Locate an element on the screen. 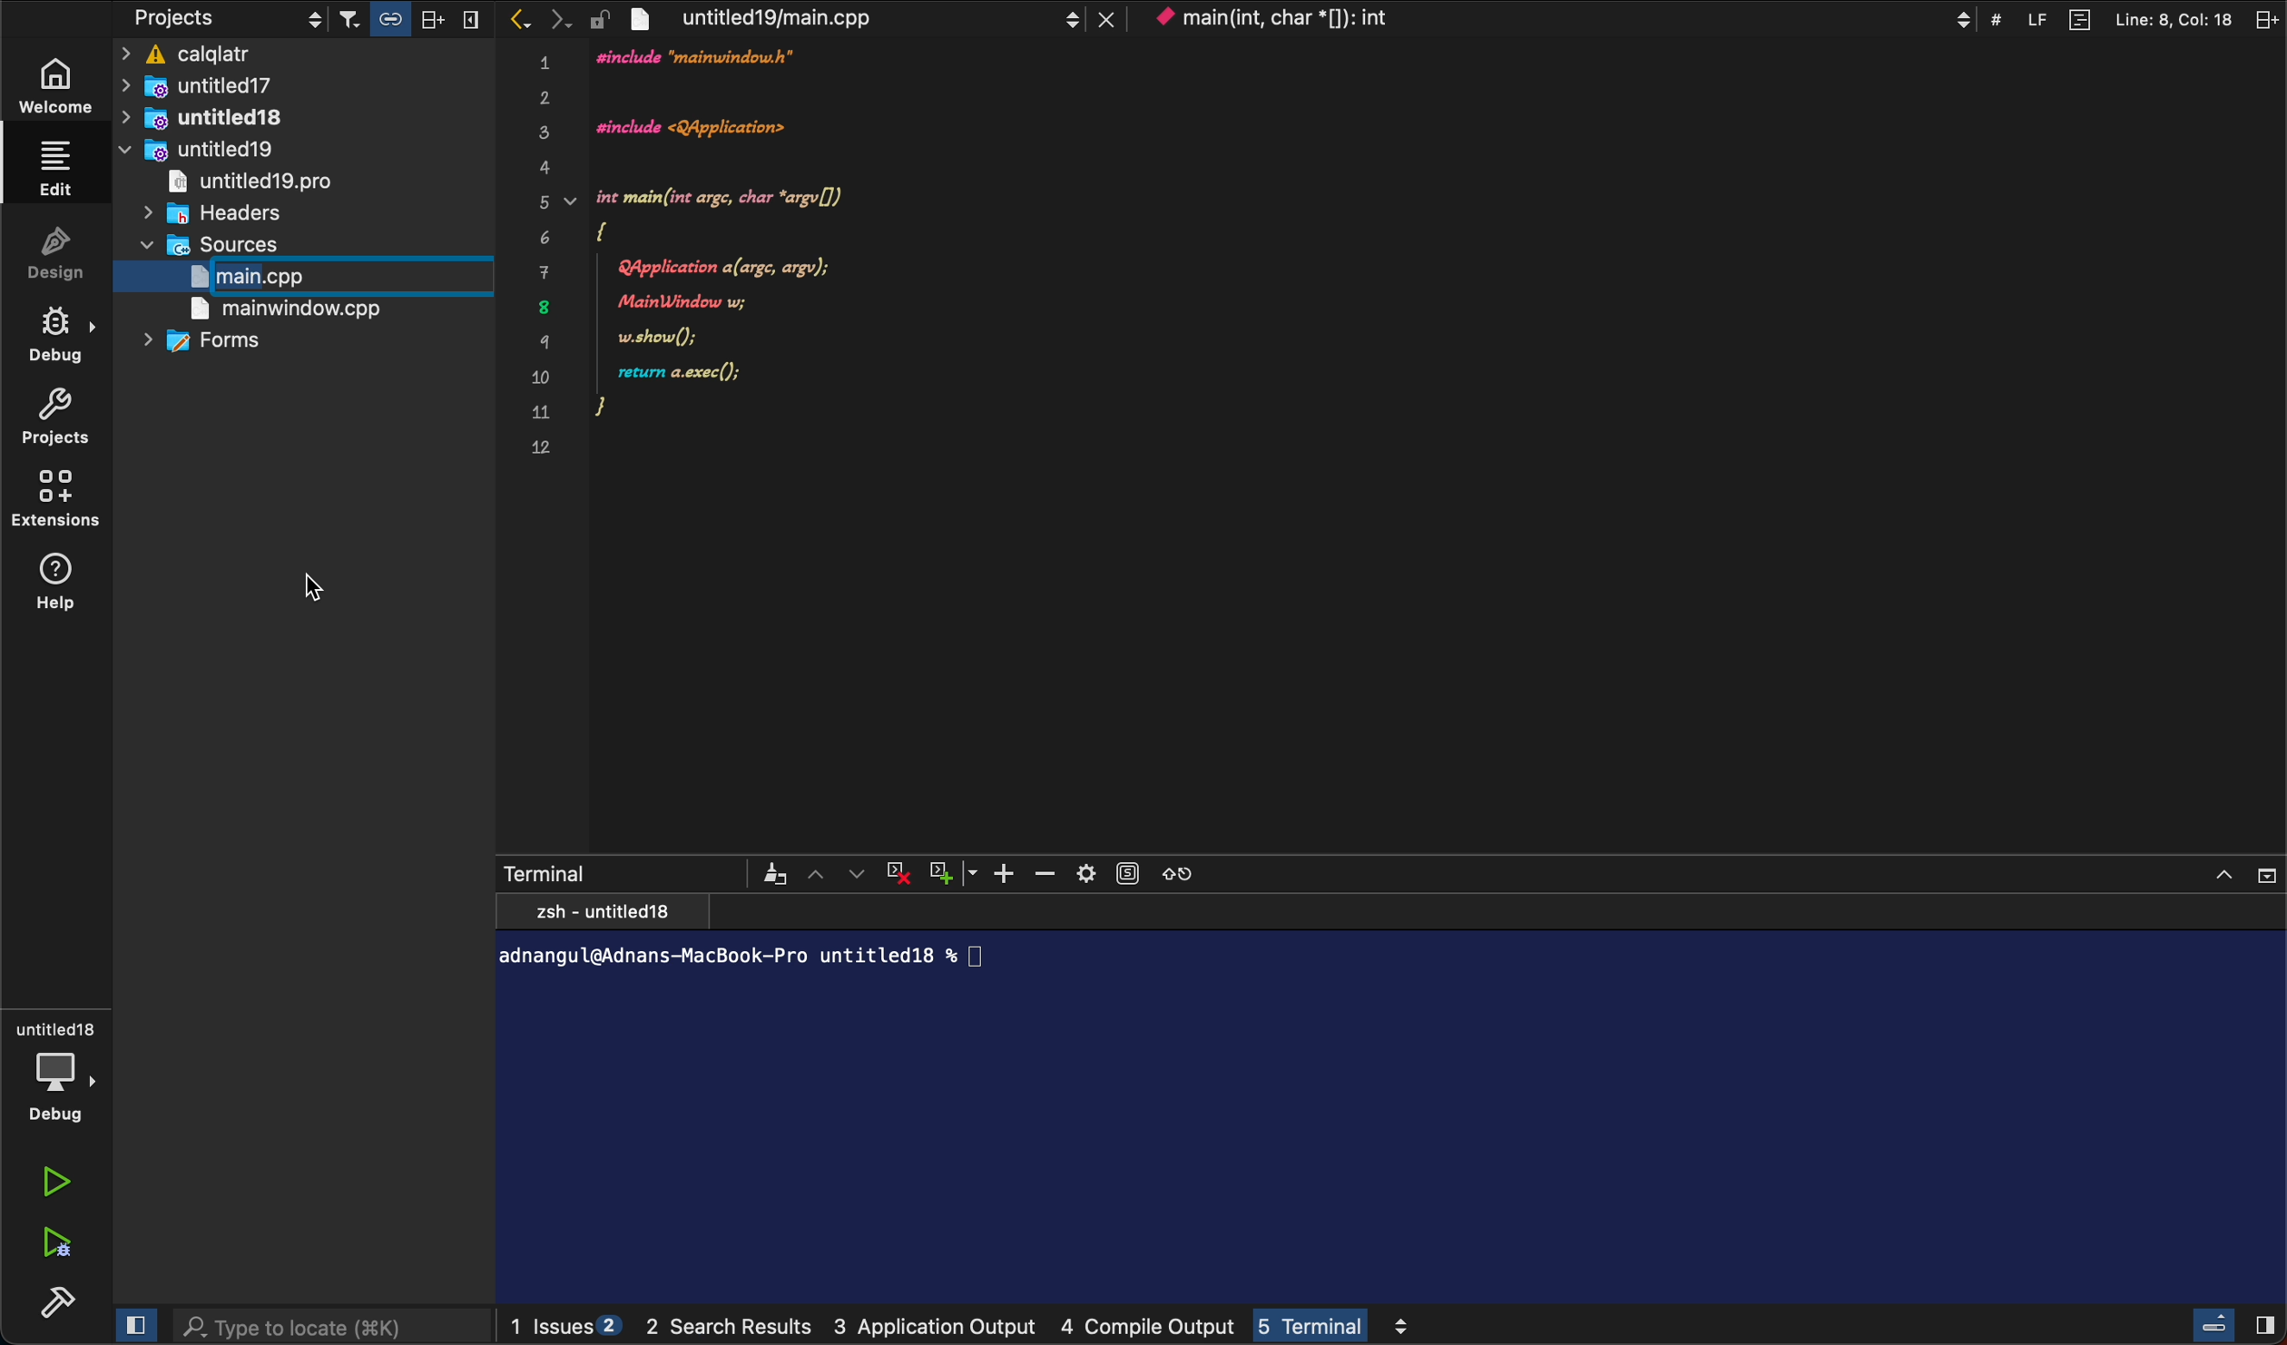 The image size is (2287, 1345). untitled17 is located at coordinates (243, 85).